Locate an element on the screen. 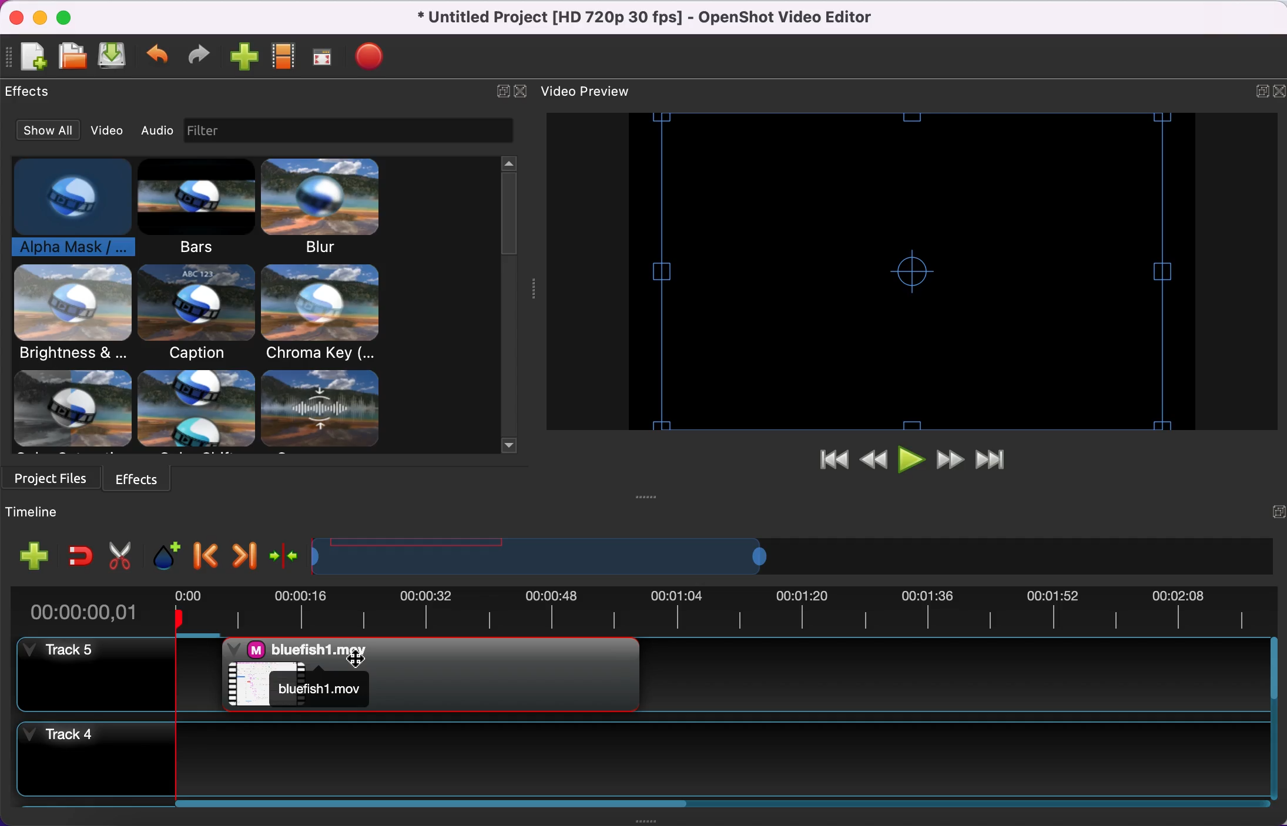  effects is located at coordinates (31, 94).